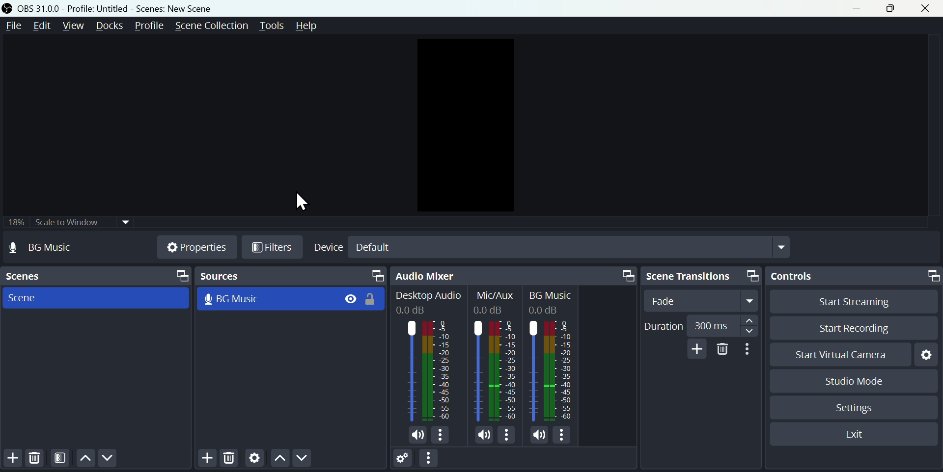 Image resolution: width=943 pixels, height=472 pixels. I want to click on , so click(417, 311).